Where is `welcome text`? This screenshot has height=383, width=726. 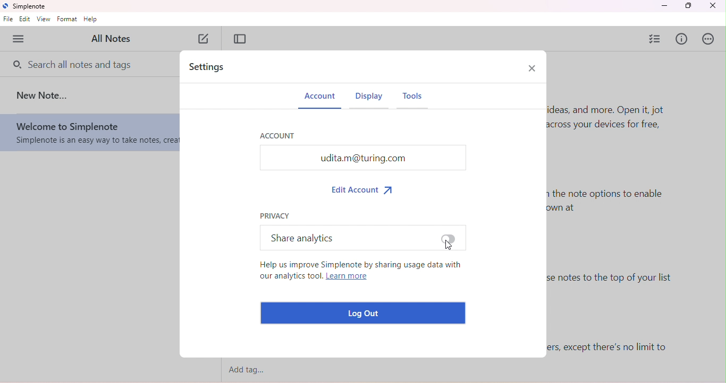 welcome text is located at coordinates (616, 124).